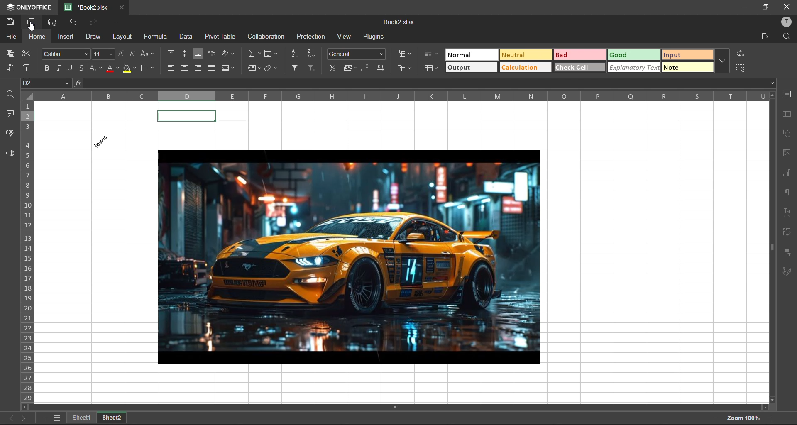  What do you see at coordinates (10, 418) in the screenshot?
I see `previous` at bounding box center [10, 418].